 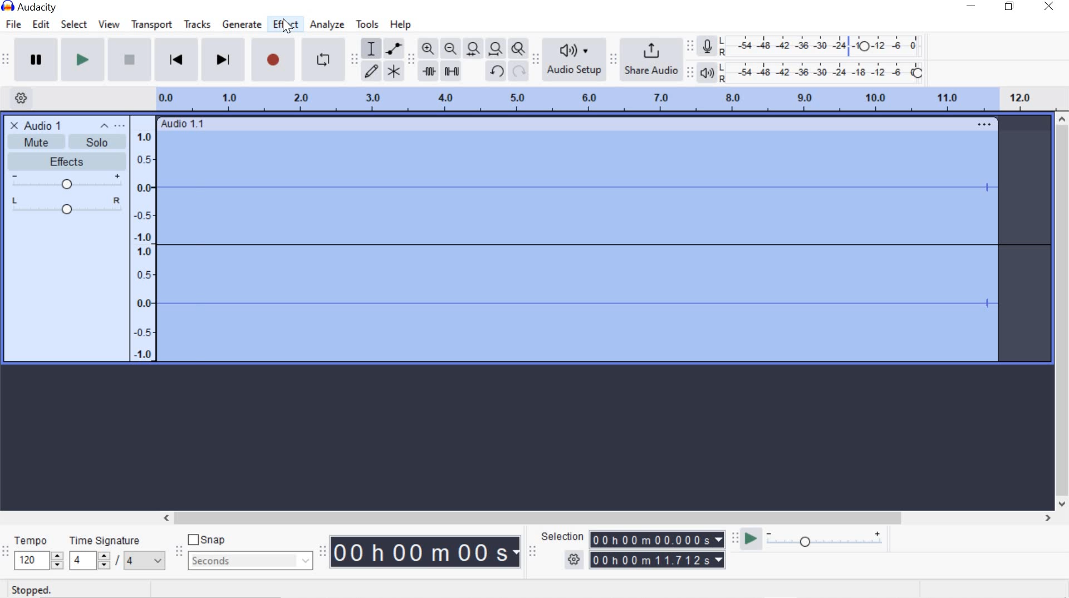 What do you see at coordinates (605, 517) in the screenshot?
I see `scrollbar` at bounding box center [605, 517].